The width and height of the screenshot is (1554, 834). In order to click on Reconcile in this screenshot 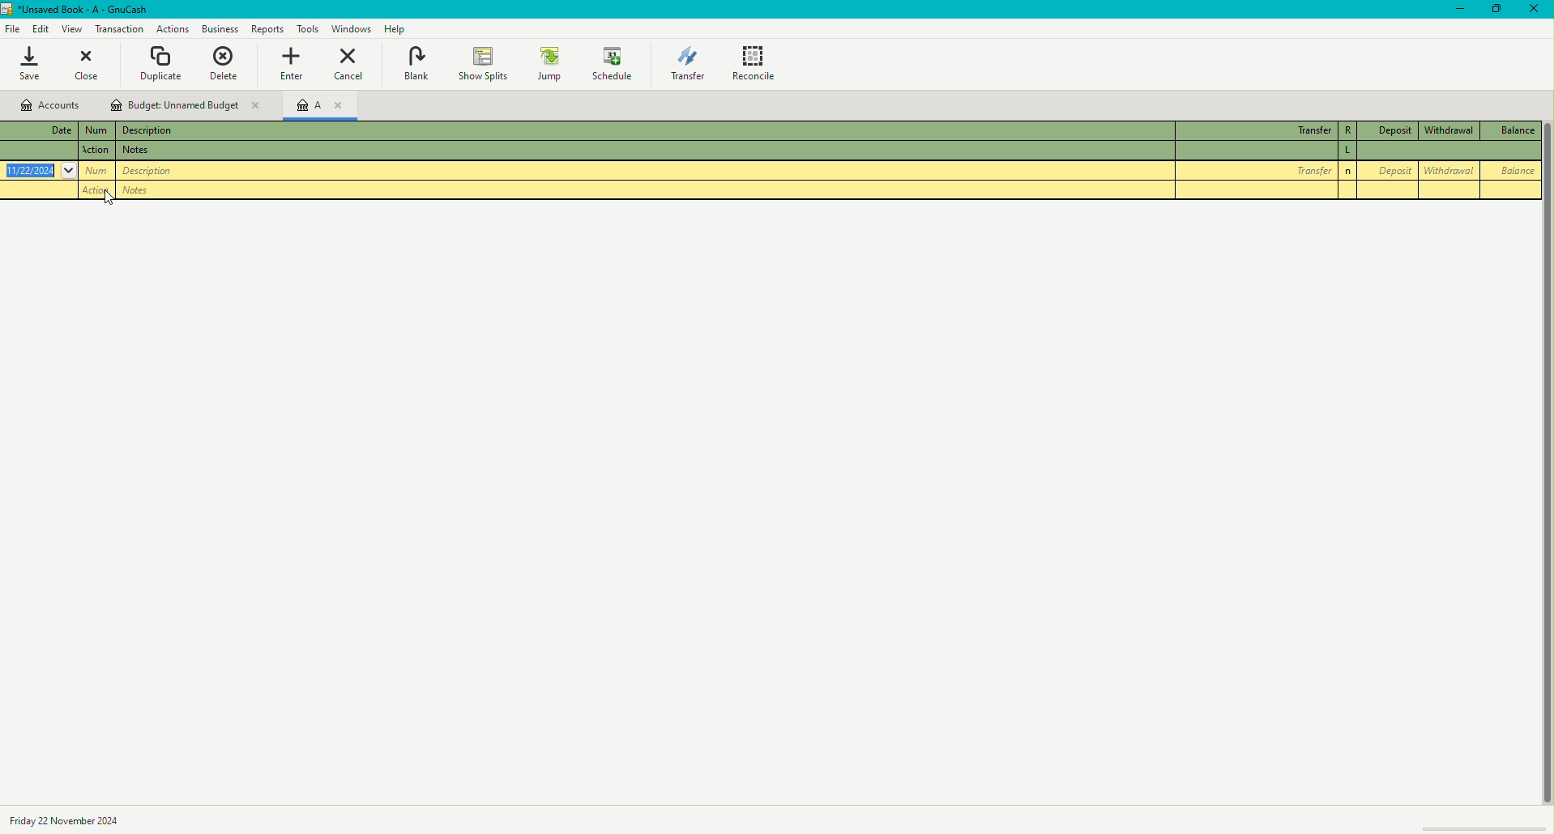, I will do `click(756, 62)`.